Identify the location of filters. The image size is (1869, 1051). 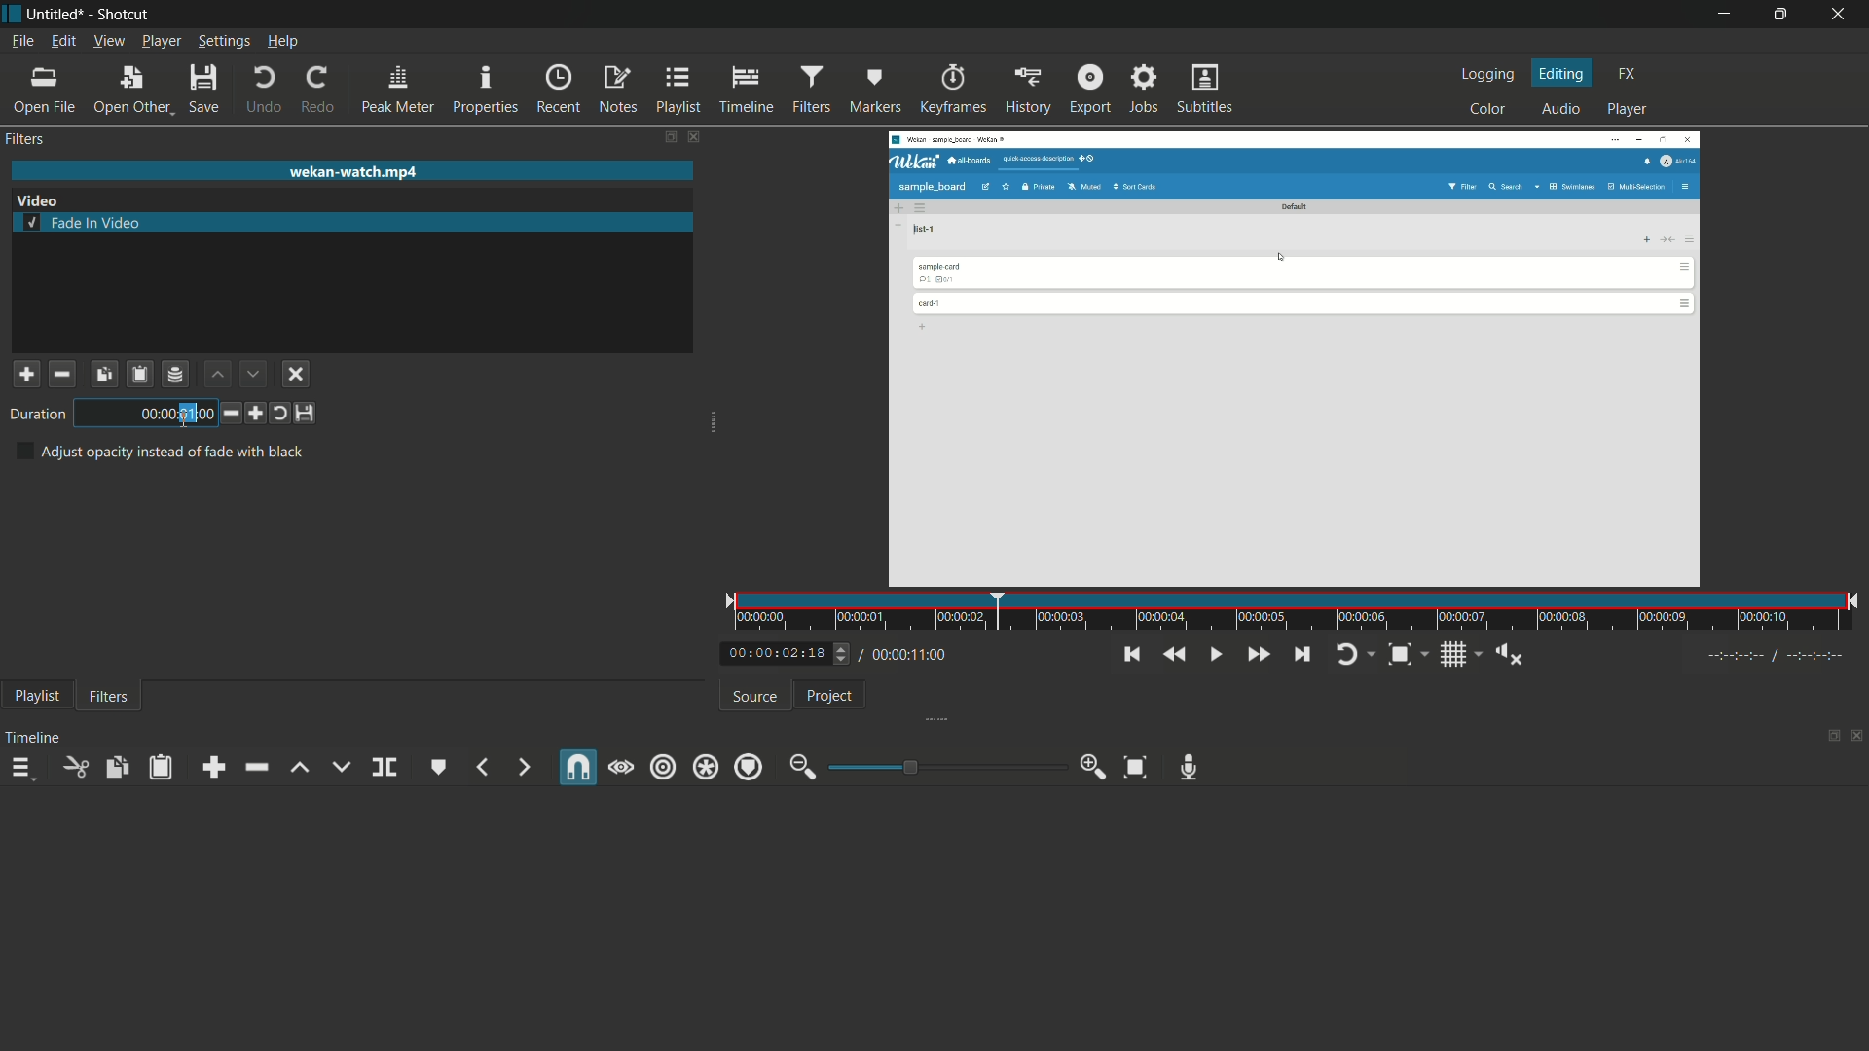
(810, 89).